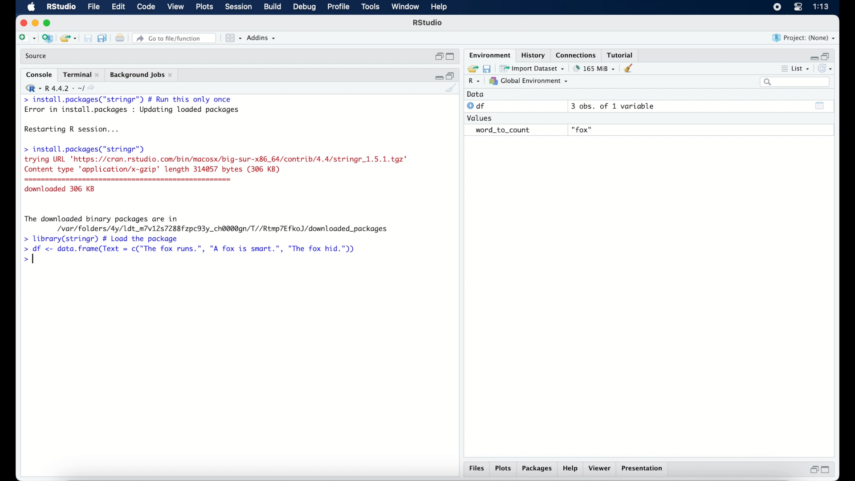 The height and width of the screenshot is (481, 855). Describe the element at coordinates (777, 8) in the screenshot. I see `screen recorder` at that location.